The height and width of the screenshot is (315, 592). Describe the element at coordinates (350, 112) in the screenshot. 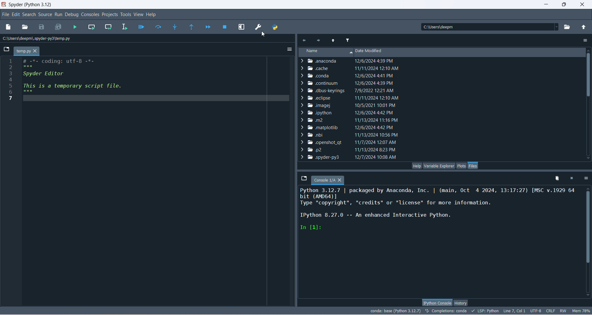

I see `folder details` at that location.